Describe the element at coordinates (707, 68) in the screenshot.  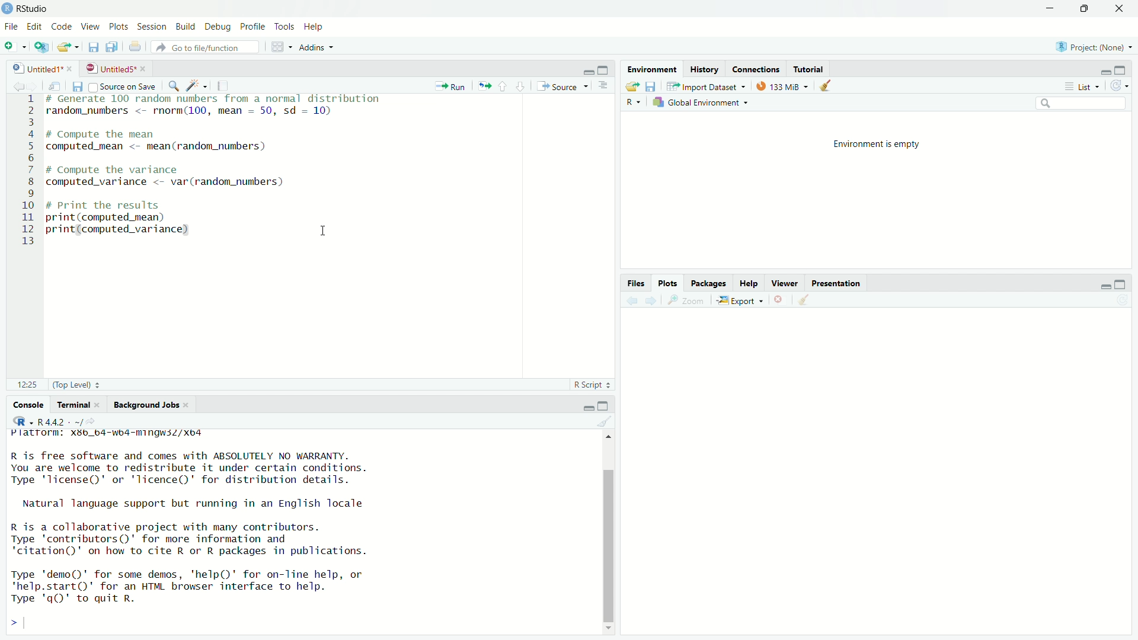
I see `history` at that location.